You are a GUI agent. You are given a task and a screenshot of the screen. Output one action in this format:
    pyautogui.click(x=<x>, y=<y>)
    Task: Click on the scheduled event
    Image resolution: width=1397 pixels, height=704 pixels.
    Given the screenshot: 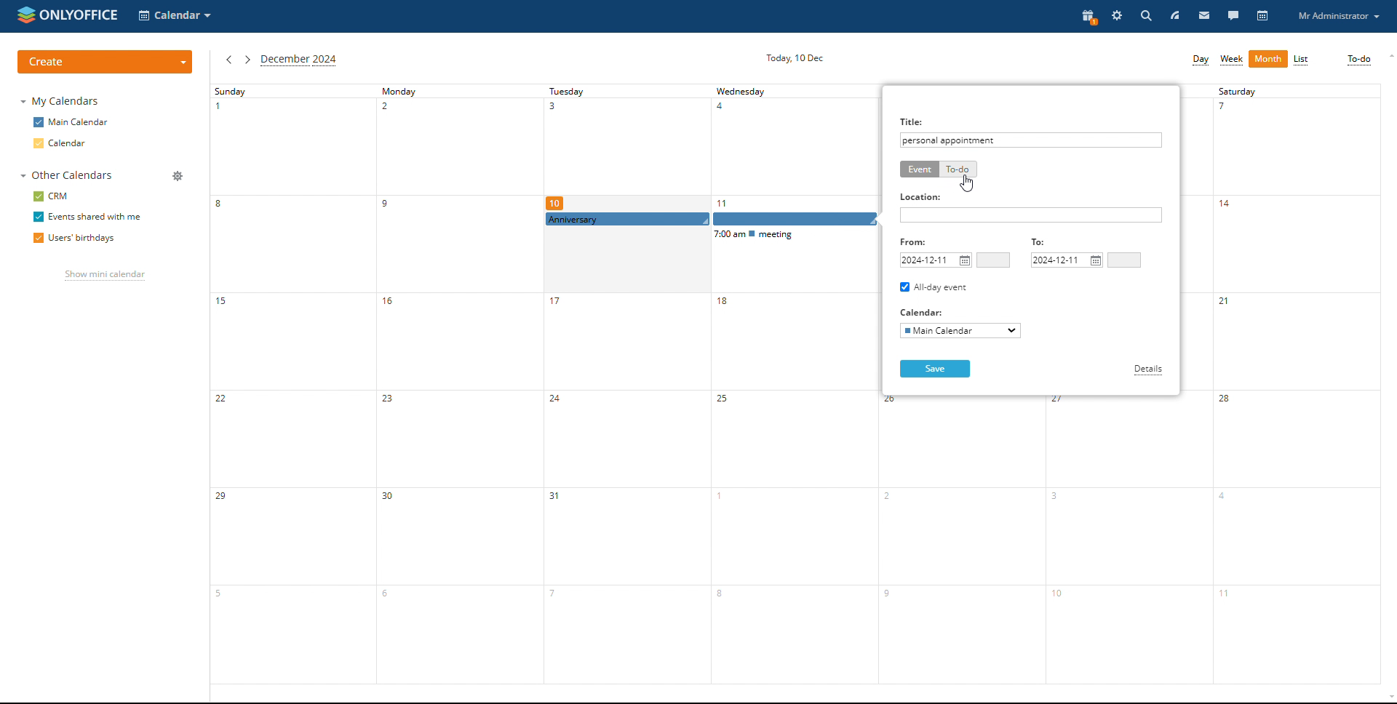 What is the action you would take?
    pyautogui.click(x=713, y=220)
    